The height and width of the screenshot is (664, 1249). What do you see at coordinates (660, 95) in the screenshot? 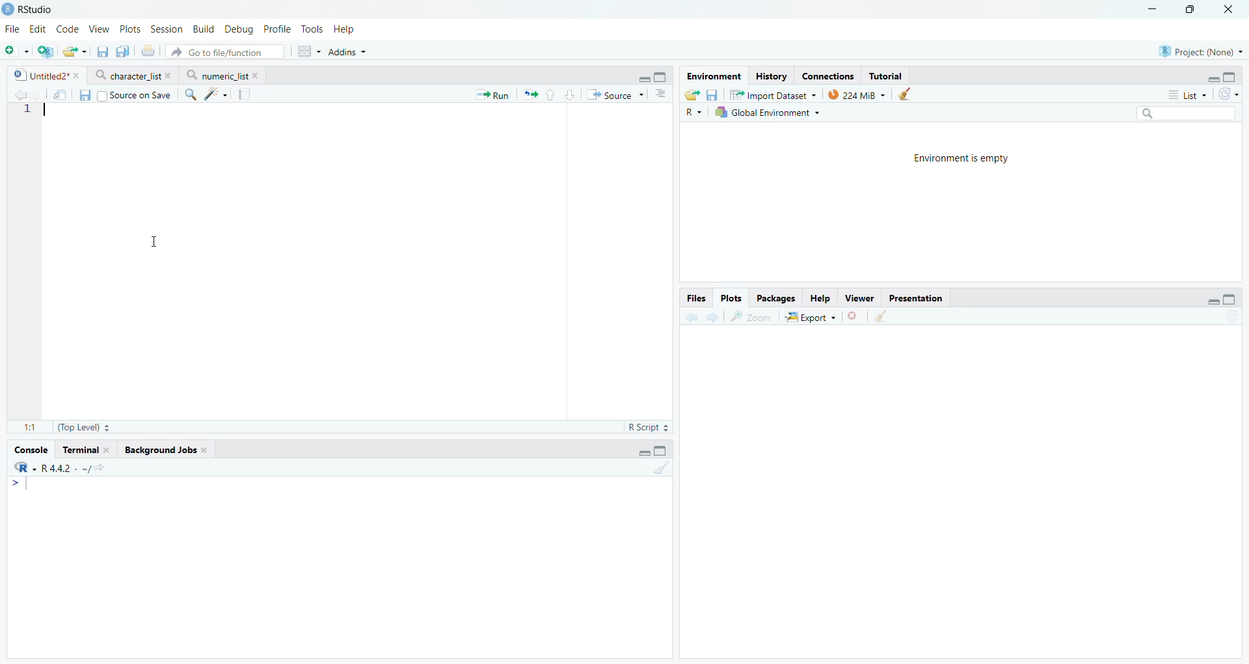
I see `Show document outline` at bounding box center [660, 95].